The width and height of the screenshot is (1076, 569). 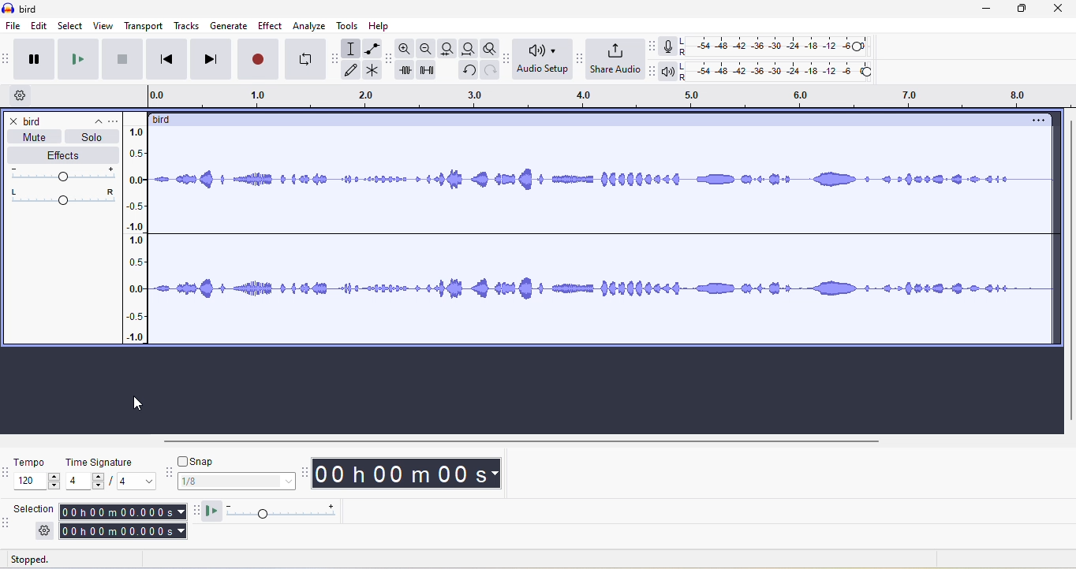 I want to click on select, so click(x=72, y=26).